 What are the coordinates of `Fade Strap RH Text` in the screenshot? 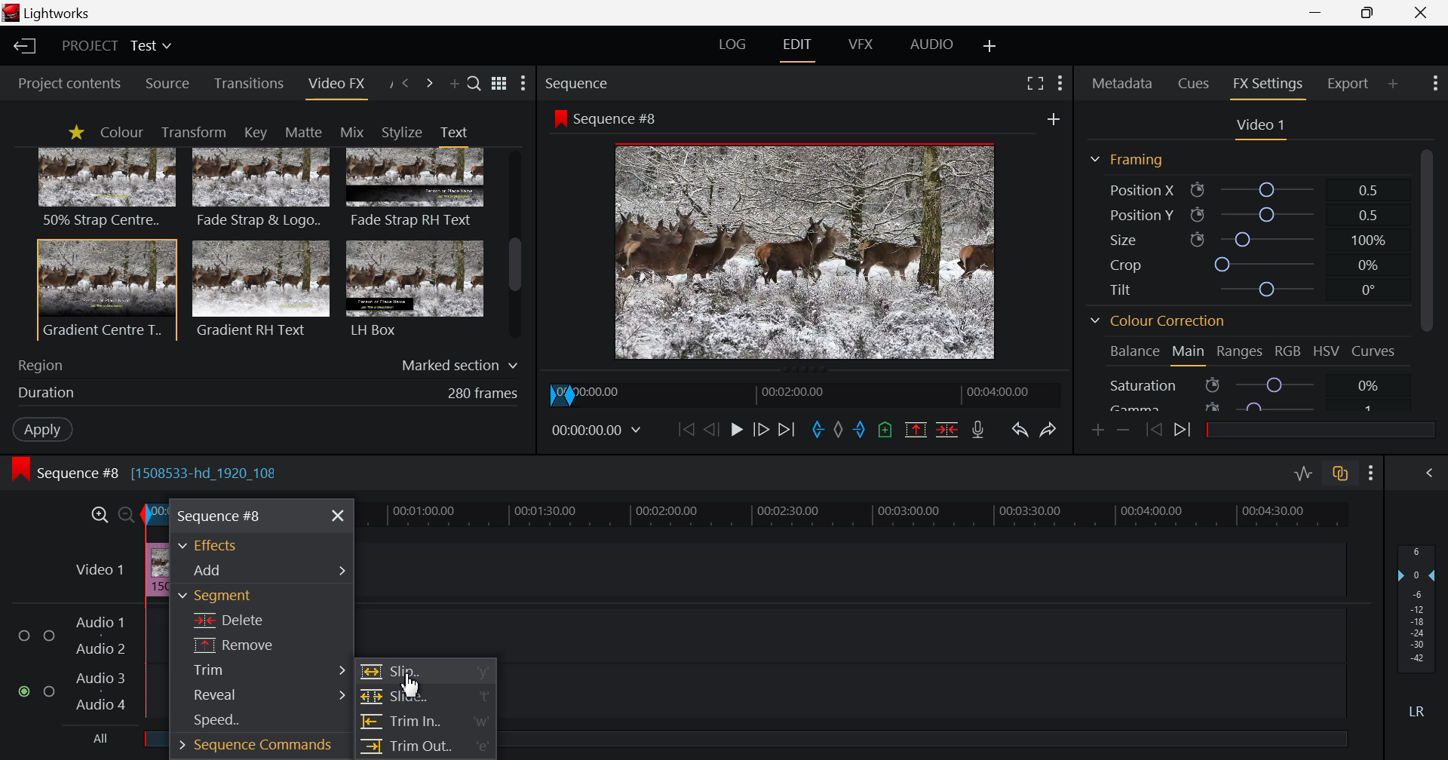 It's located at (416, 188).